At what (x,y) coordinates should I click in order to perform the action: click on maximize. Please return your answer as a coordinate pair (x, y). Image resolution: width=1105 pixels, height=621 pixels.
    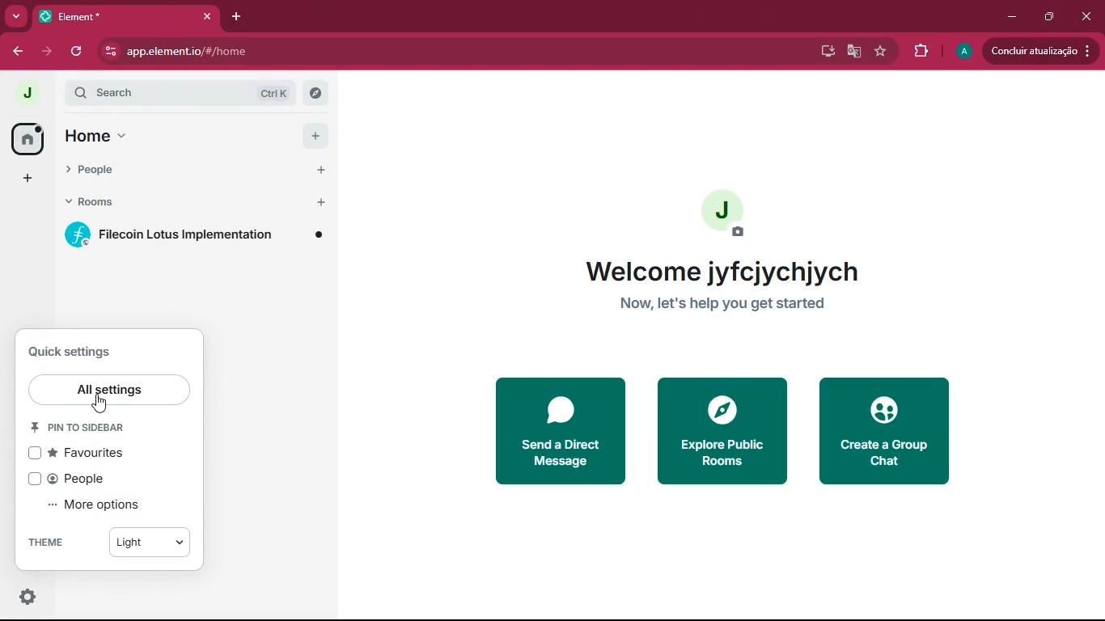
    Looking at the image, I should click on (1052, 15).